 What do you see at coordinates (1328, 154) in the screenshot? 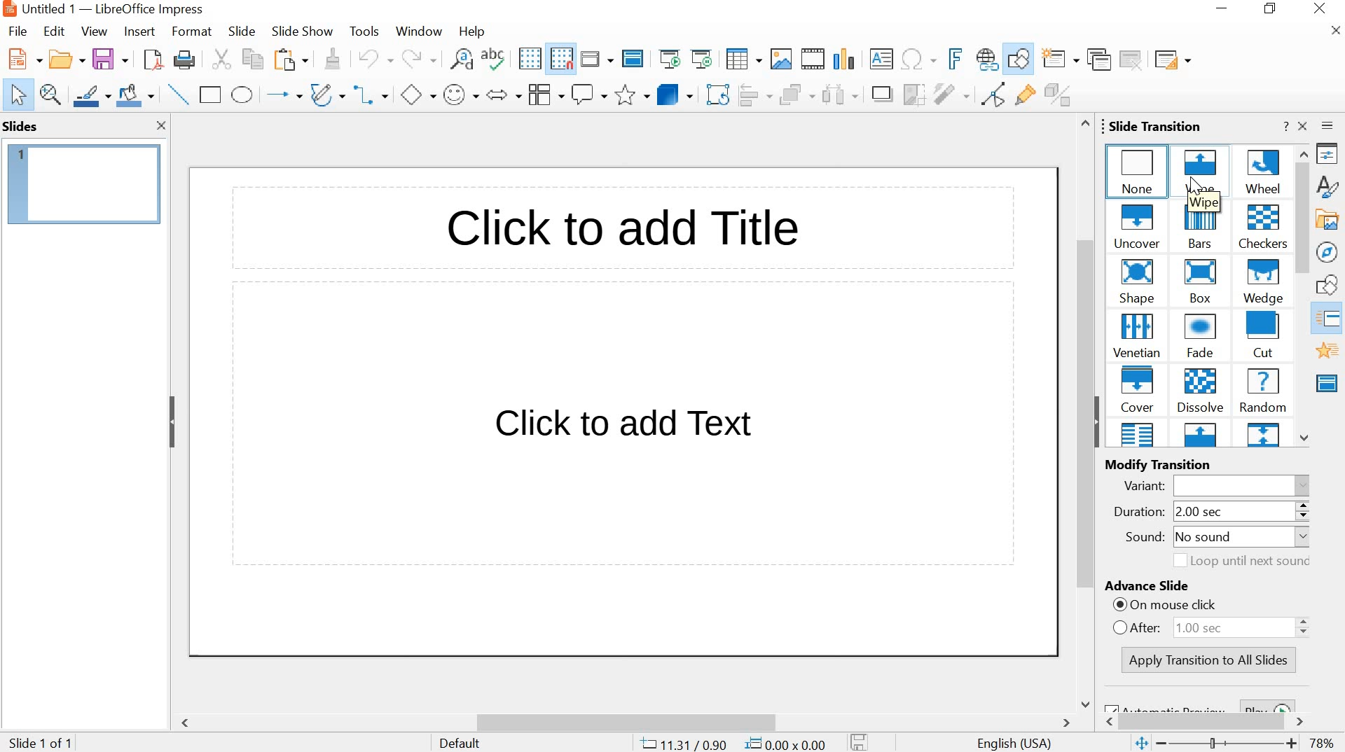
I see `PROPERTIES` at bounding box center [1328, 154].